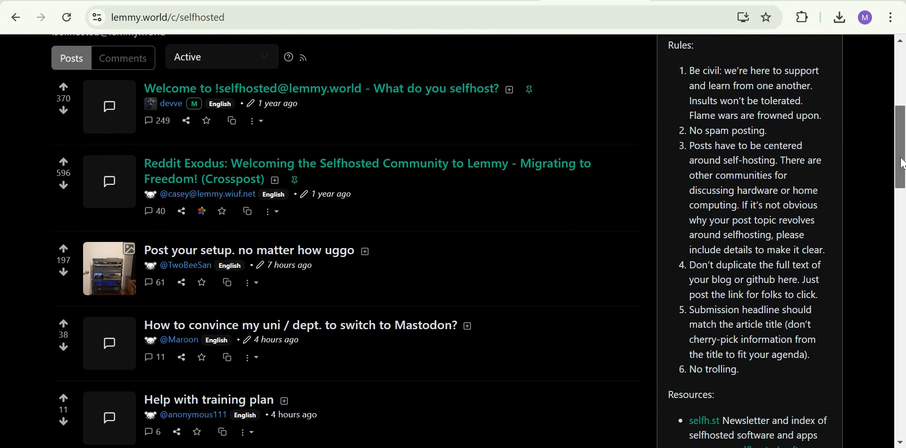 Image resolution: width=906 pixels, height=448 pixels. Describe the element at coordinates (155, 357) in the screenshot. I see `11 comments` at that location.